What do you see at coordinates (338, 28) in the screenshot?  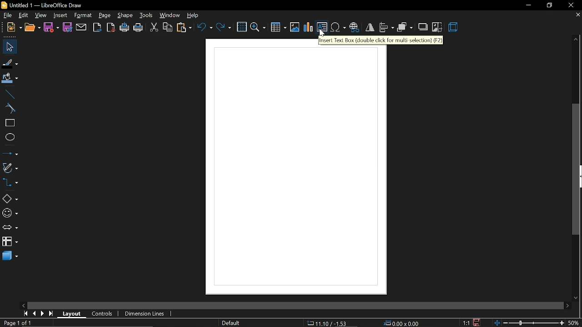 I see `insert symbol` at bounding box center [338, 28].